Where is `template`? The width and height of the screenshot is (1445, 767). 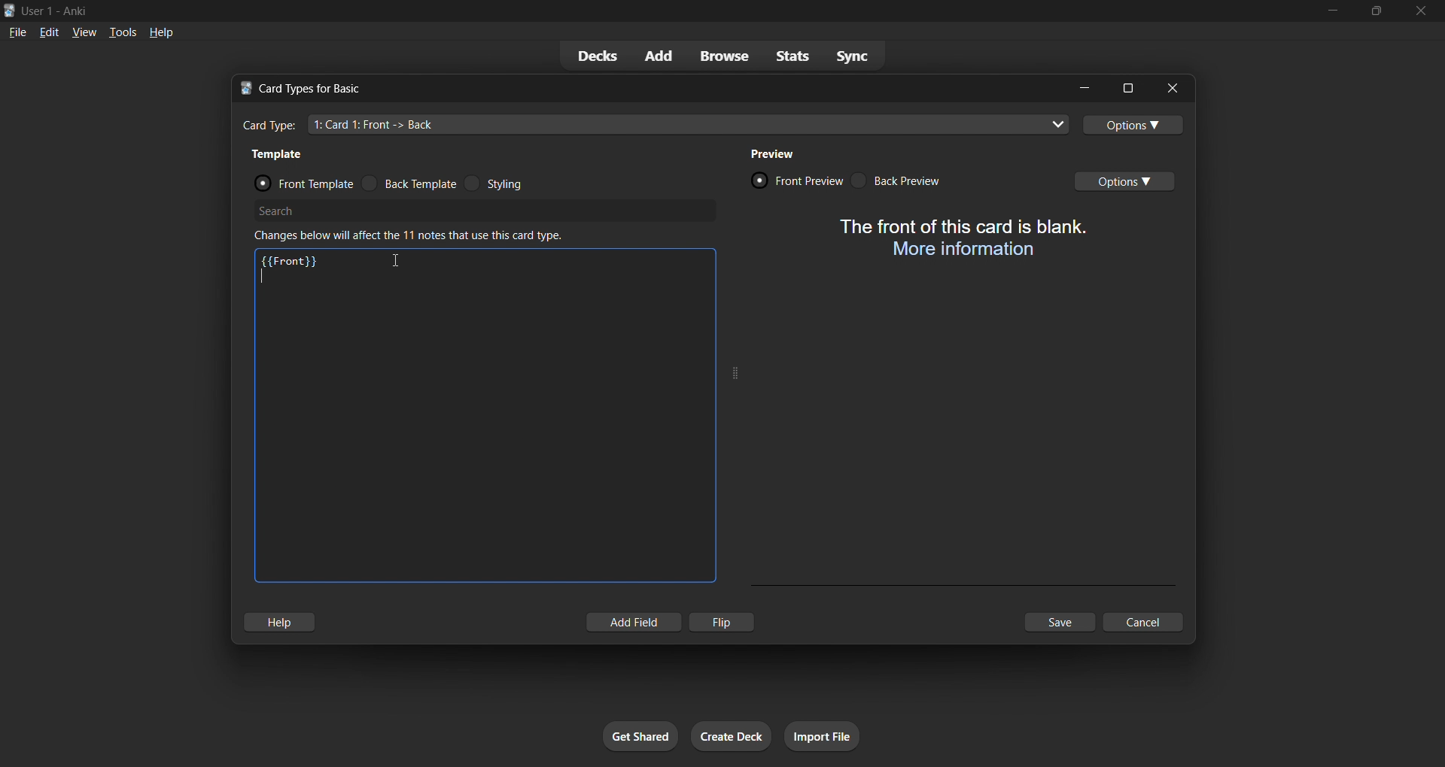 template is located at coordinates (282, 153).